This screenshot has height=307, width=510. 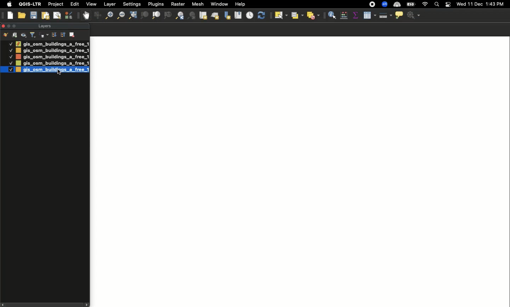 I want to click on Measure line, so click(x=385, y=16).